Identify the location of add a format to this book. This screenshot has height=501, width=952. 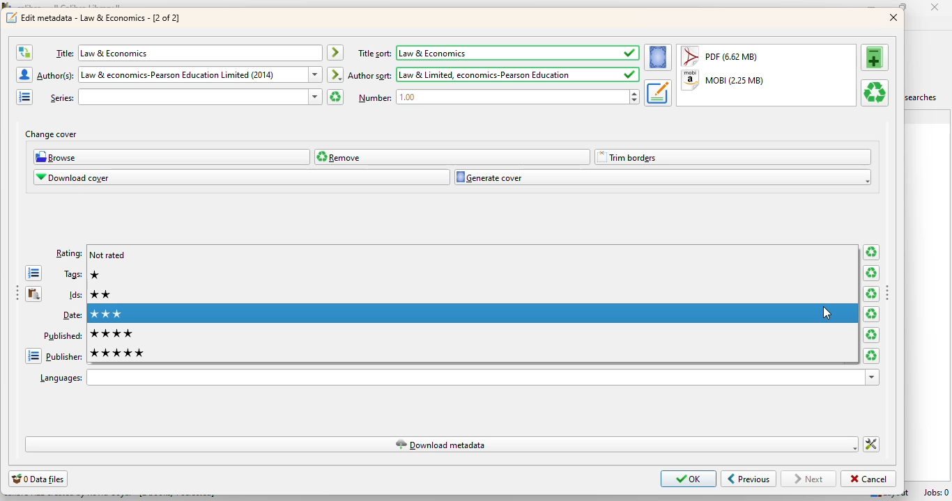
(875, 56).